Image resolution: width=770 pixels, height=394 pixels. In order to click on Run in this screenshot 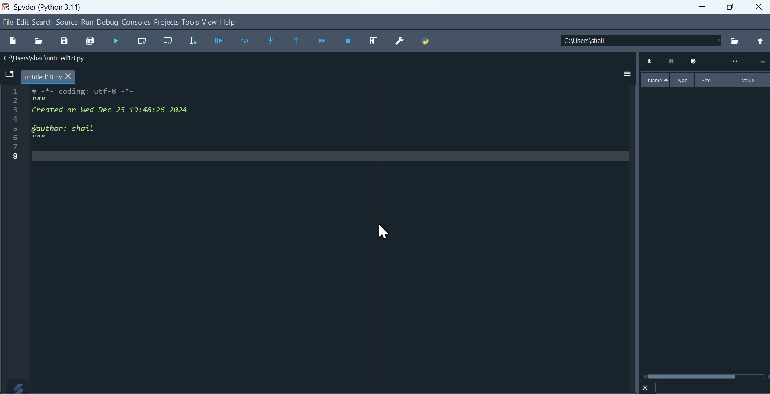, I will do `click(87, 22)`.